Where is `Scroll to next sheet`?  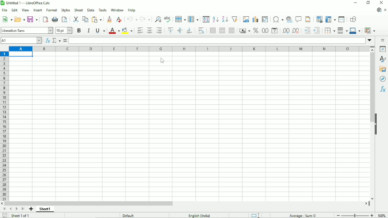 Scroll to next sheet is located at coordinates (16, 209).